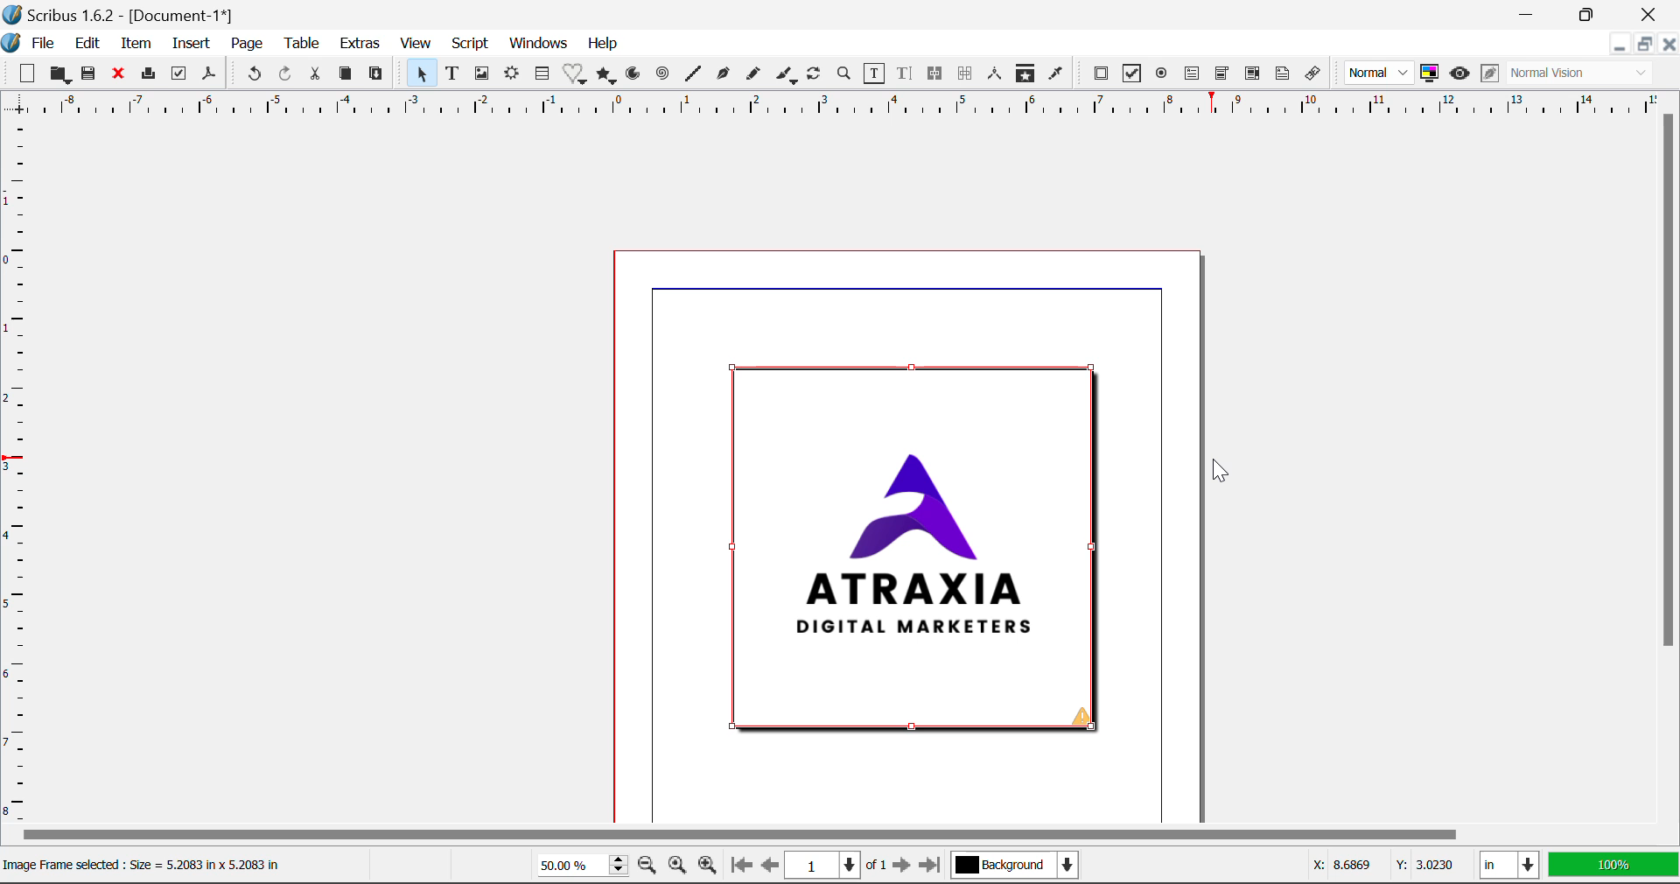  What do you see at coordinates (1533, 12) in the screenshot?
I see `Restore Down` at bounding box center [1533, 12].